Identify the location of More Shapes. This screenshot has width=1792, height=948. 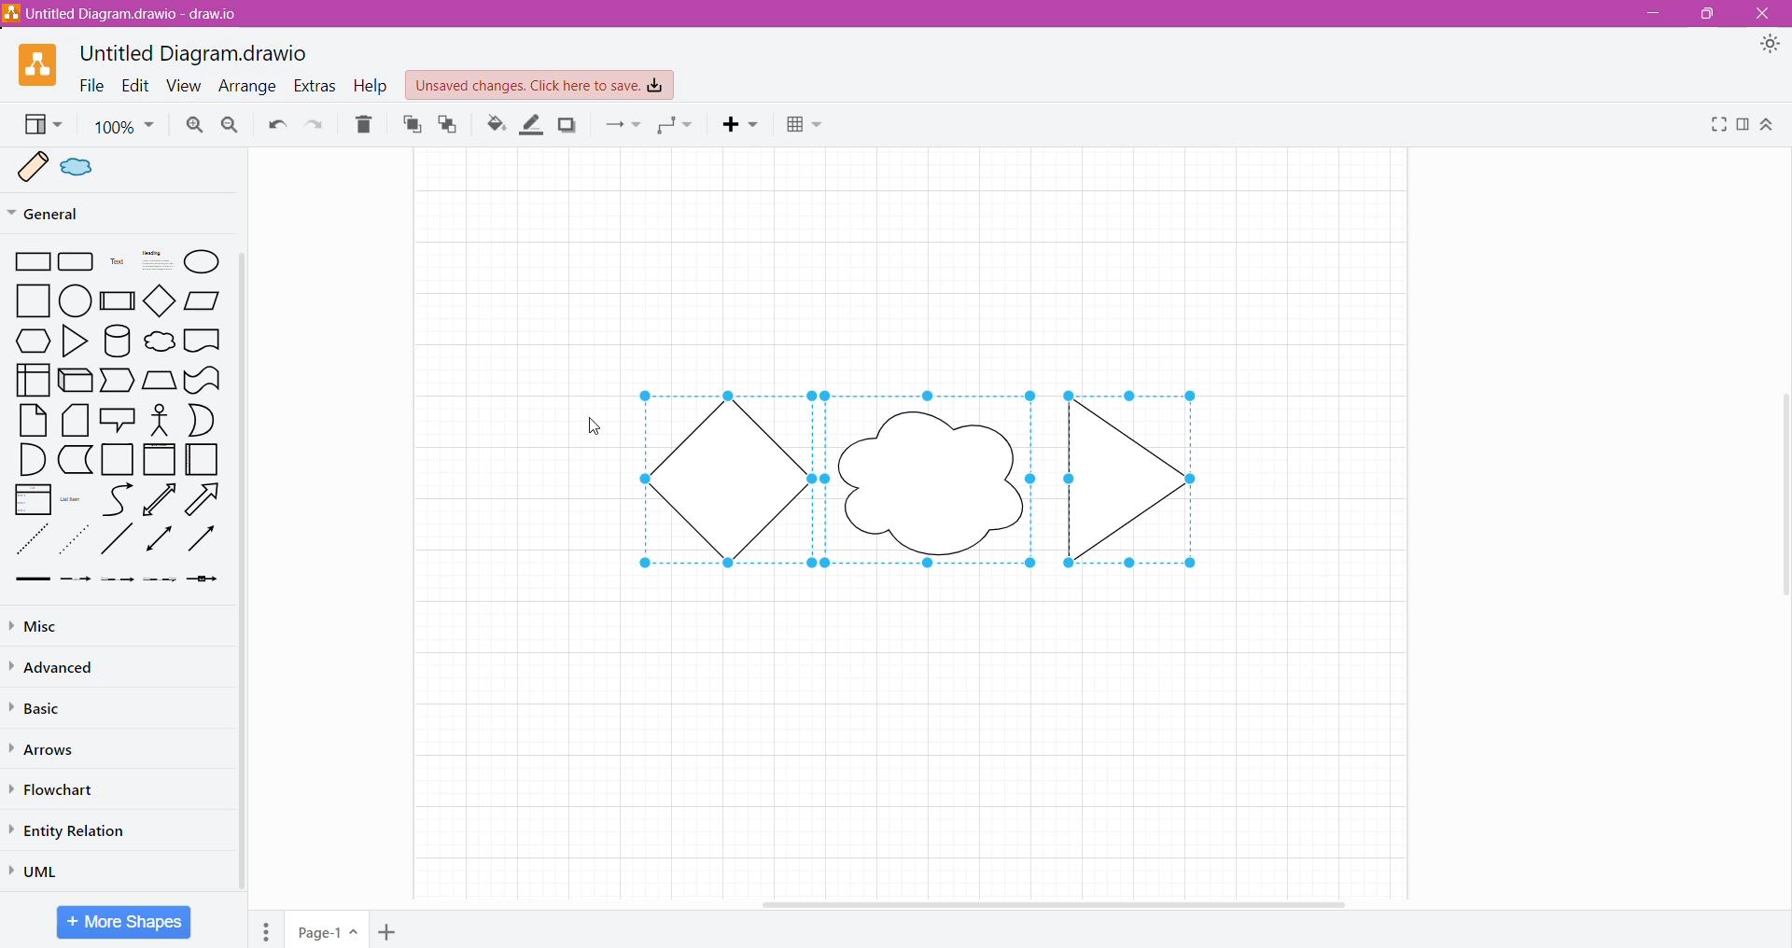
(123, 922).